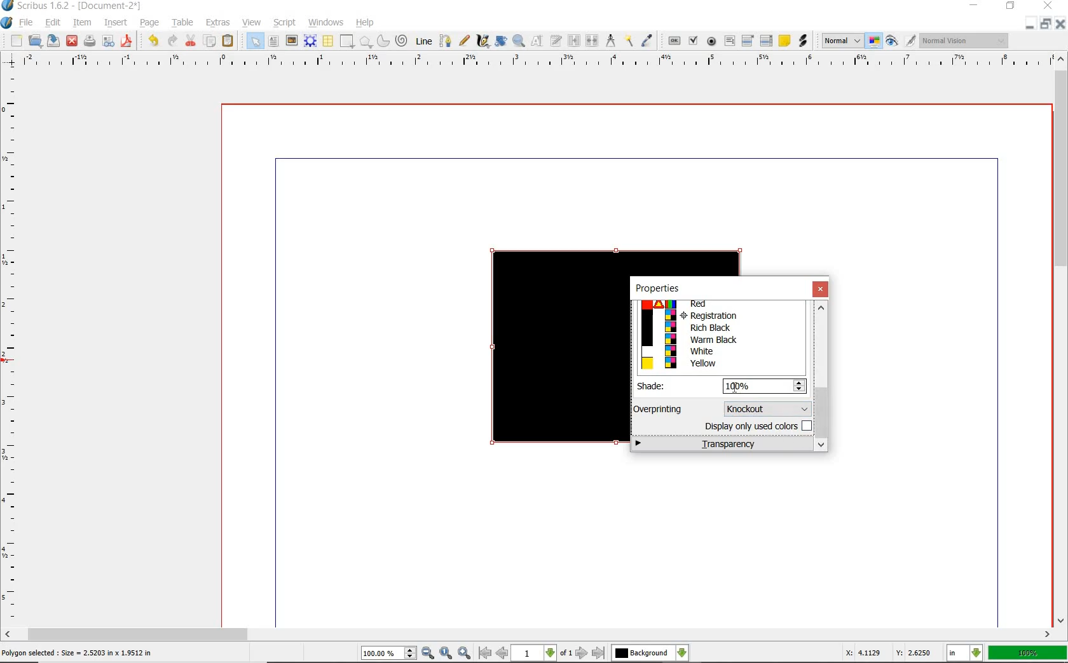 Image resolution: width=1068 pixels, height=663 pixels. What do you see at coordinates (1043, 26) in the screenshot?
I see `RESTORE` at bounding box center [1043, 26].